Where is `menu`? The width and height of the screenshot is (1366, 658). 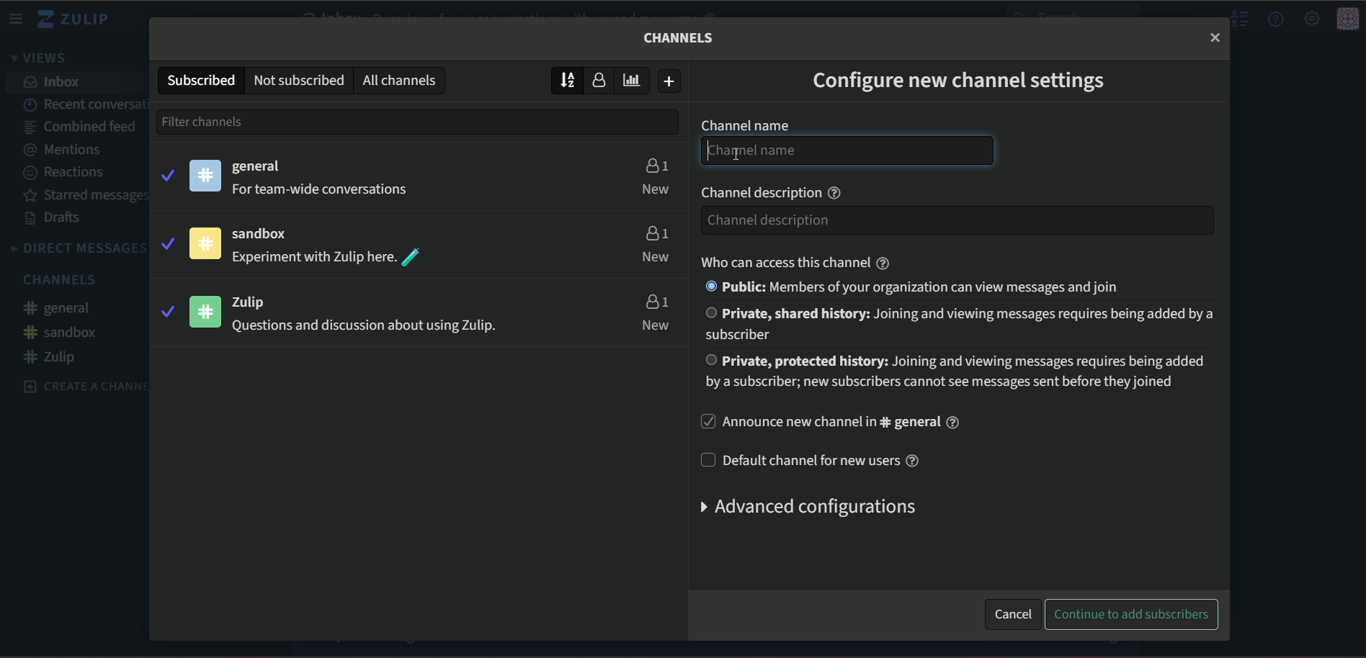
menu is located at coordinates (18, 19).